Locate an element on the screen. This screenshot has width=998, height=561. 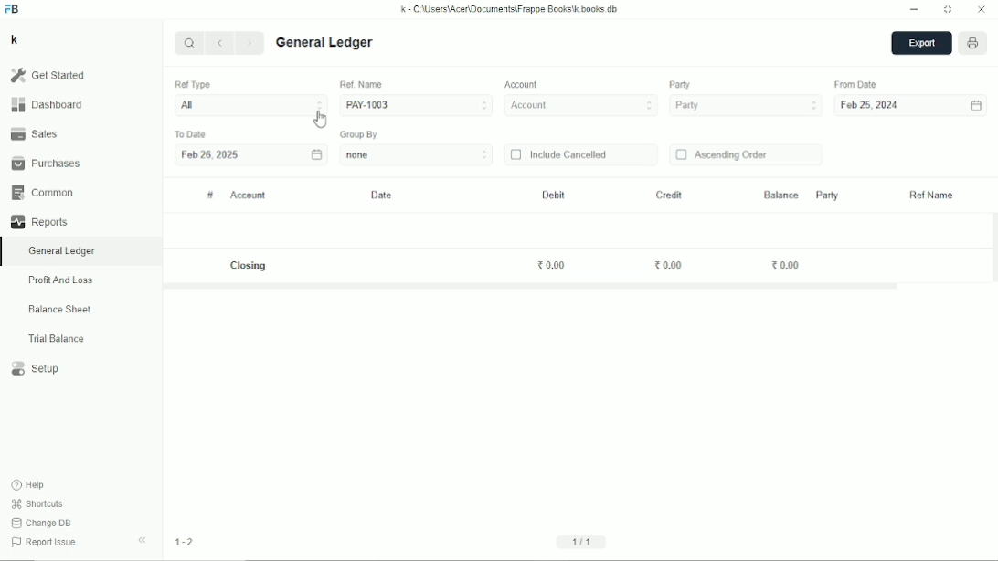
1-2 is located at coordinates (185, 542).